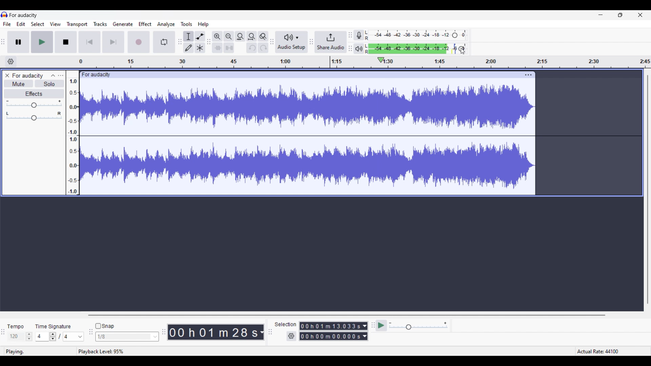 The height and width of the screenshot is (366, 651). Describe the element at coordinates (139, 42) in the screenshot. I see `Record/Record new track` at that location.